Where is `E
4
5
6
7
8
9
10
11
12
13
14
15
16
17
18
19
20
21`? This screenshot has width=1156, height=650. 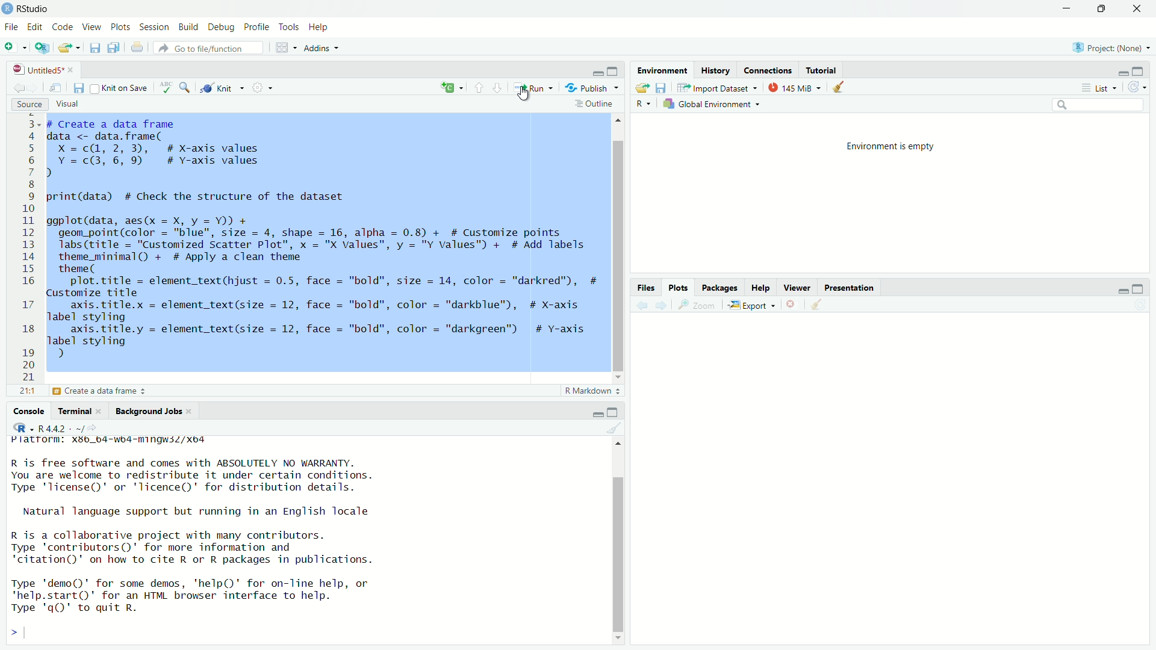 E
4
5
6
7
8
9
10
11
12
13
14
15
16
17
18
19
20
21 is located at coordinates (28, 247).